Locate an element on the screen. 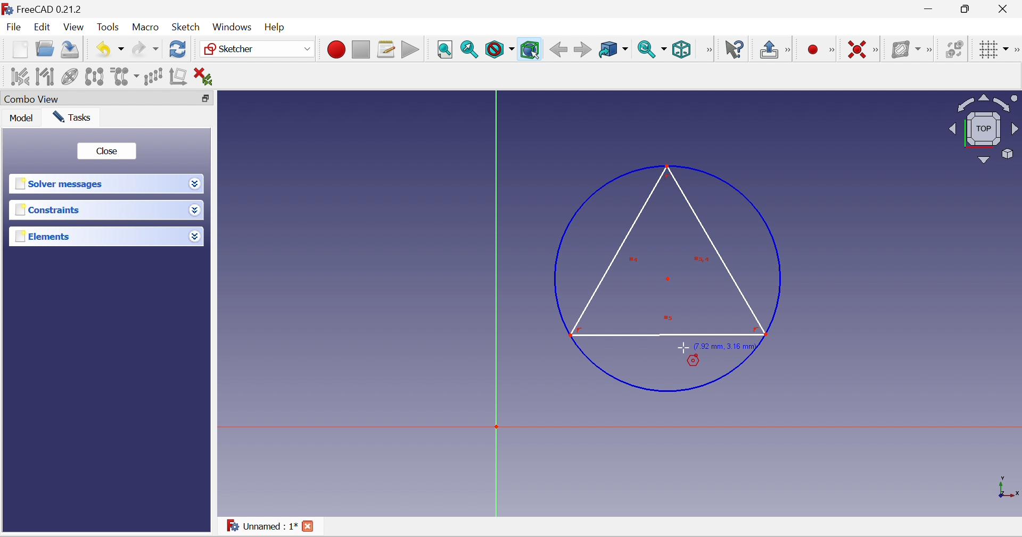 Image resolution: width=1022 pixels, height=537 pixels. FreeCAD 0.21.2 is located at coordinates (43, 9).